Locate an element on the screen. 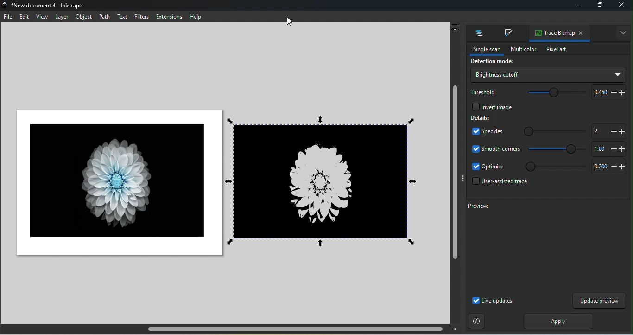  Pixel art is located at coordinates (556, 50).